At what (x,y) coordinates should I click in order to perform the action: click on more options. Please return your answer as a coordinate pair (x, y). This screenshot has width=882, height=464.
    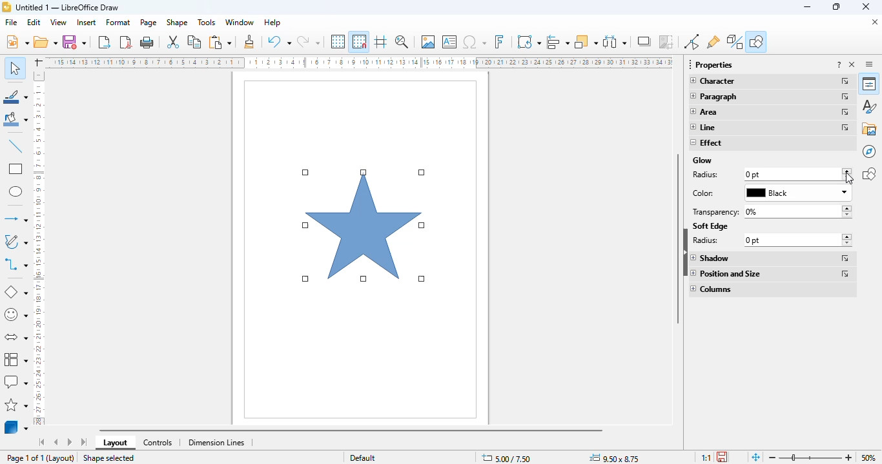
    Looking at the image, I should click on (846, 273).